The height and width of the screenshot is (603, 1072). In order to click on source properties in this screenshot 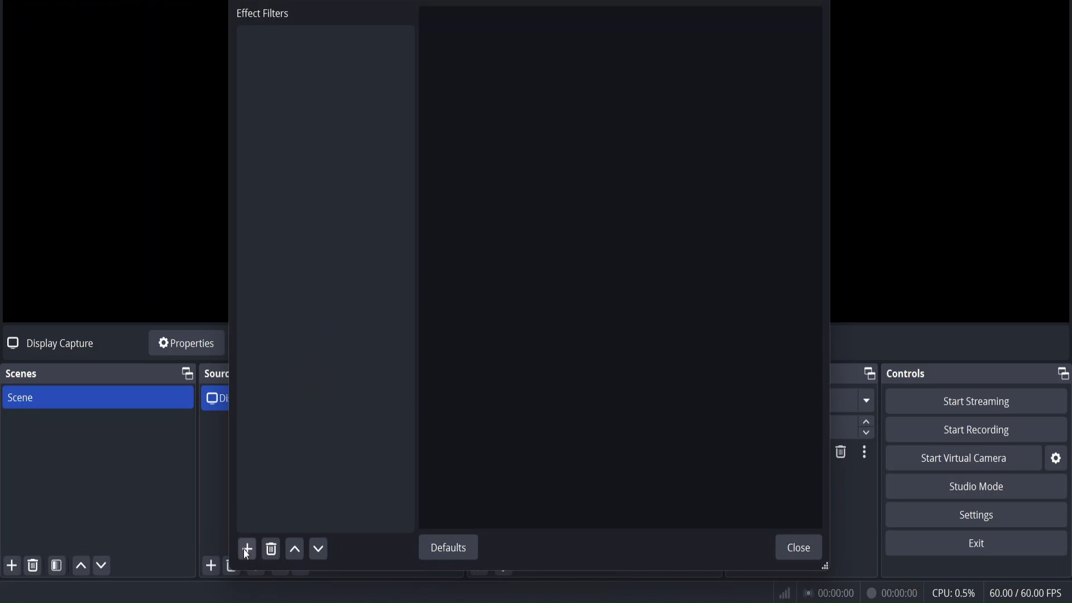, I will do `click(186, 344)`.